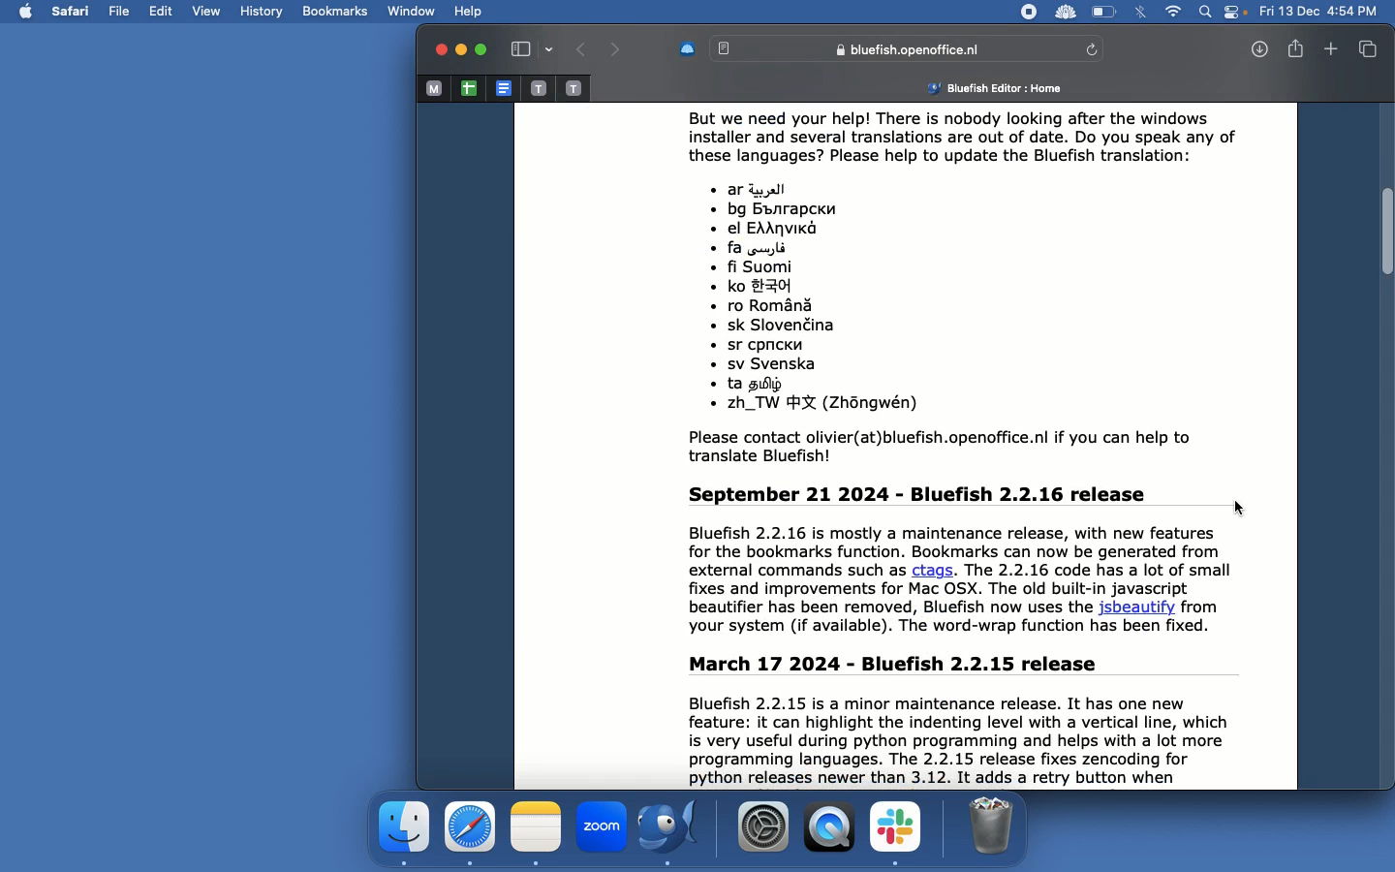 Image resolution: width=1395 pixels, height=872 pixels. Describe the element at coordinates (459, 50) in the screenshot. I see `Minimize` at that location.